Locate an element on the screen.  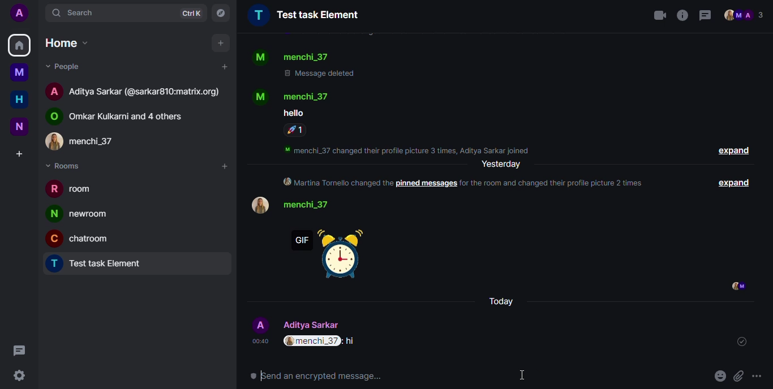
create space is located at coordinates (18, 154).